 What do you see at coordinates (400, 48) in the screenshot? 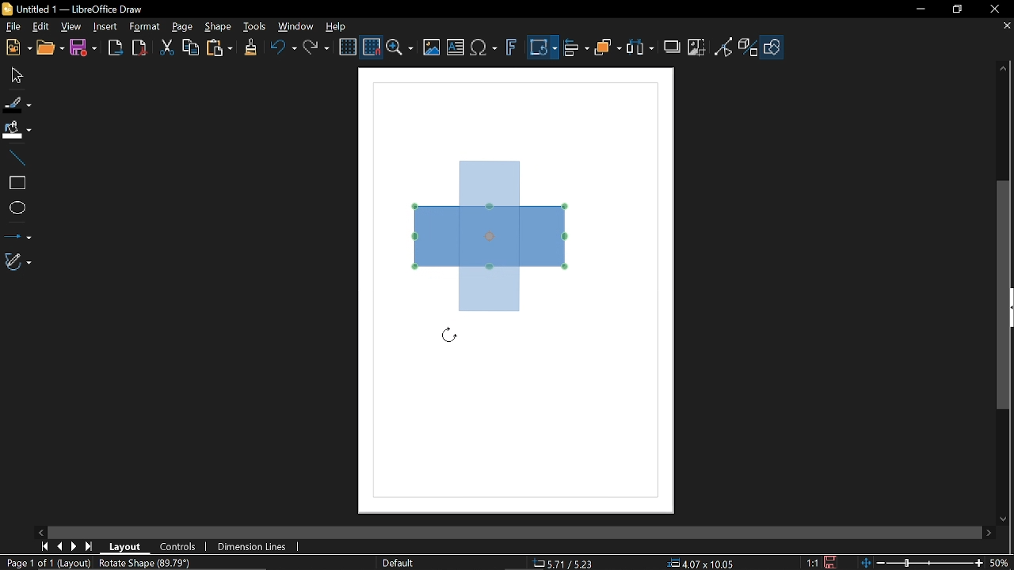
I see `Zoom` at bounding box center [400, 48].